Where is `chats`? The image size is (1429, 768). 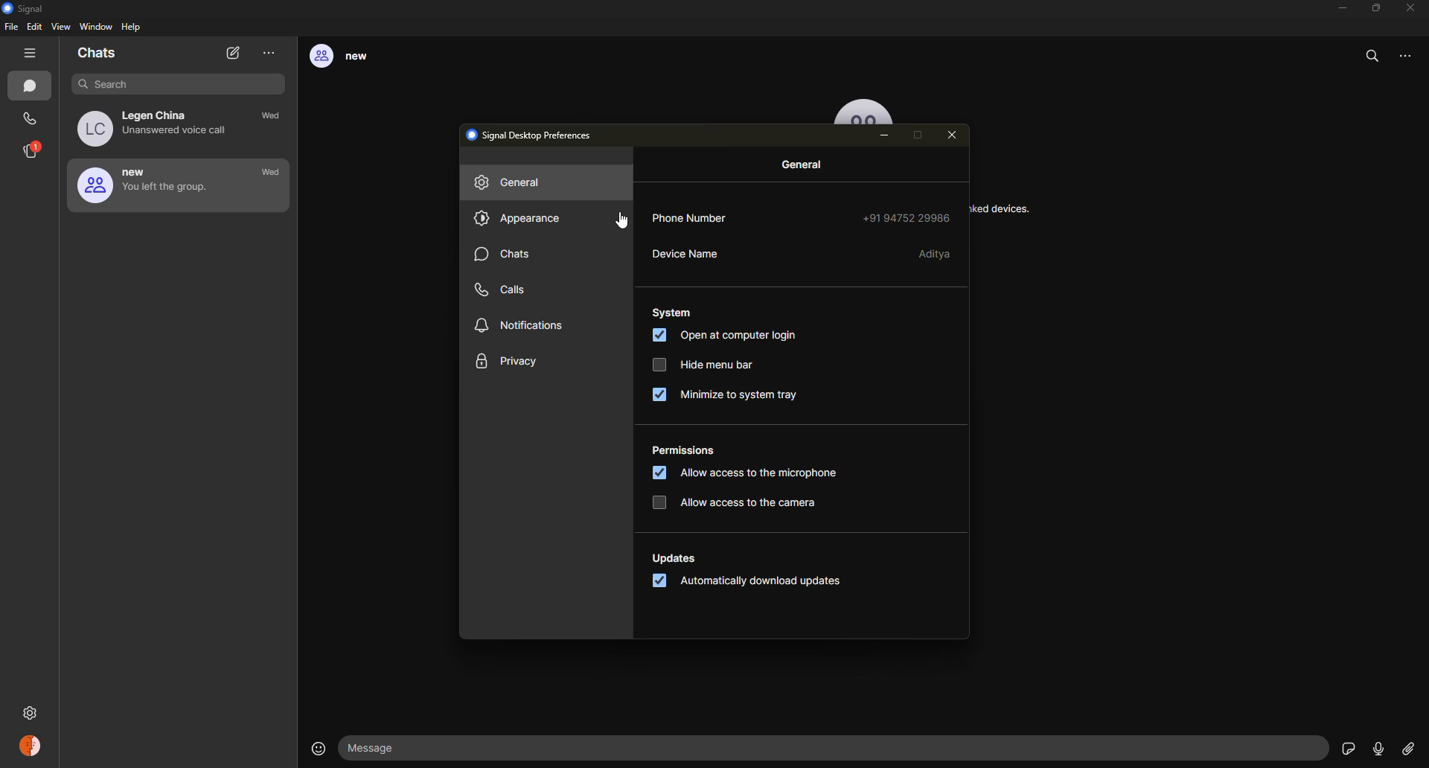 chats is located at coordinates (98, 54).